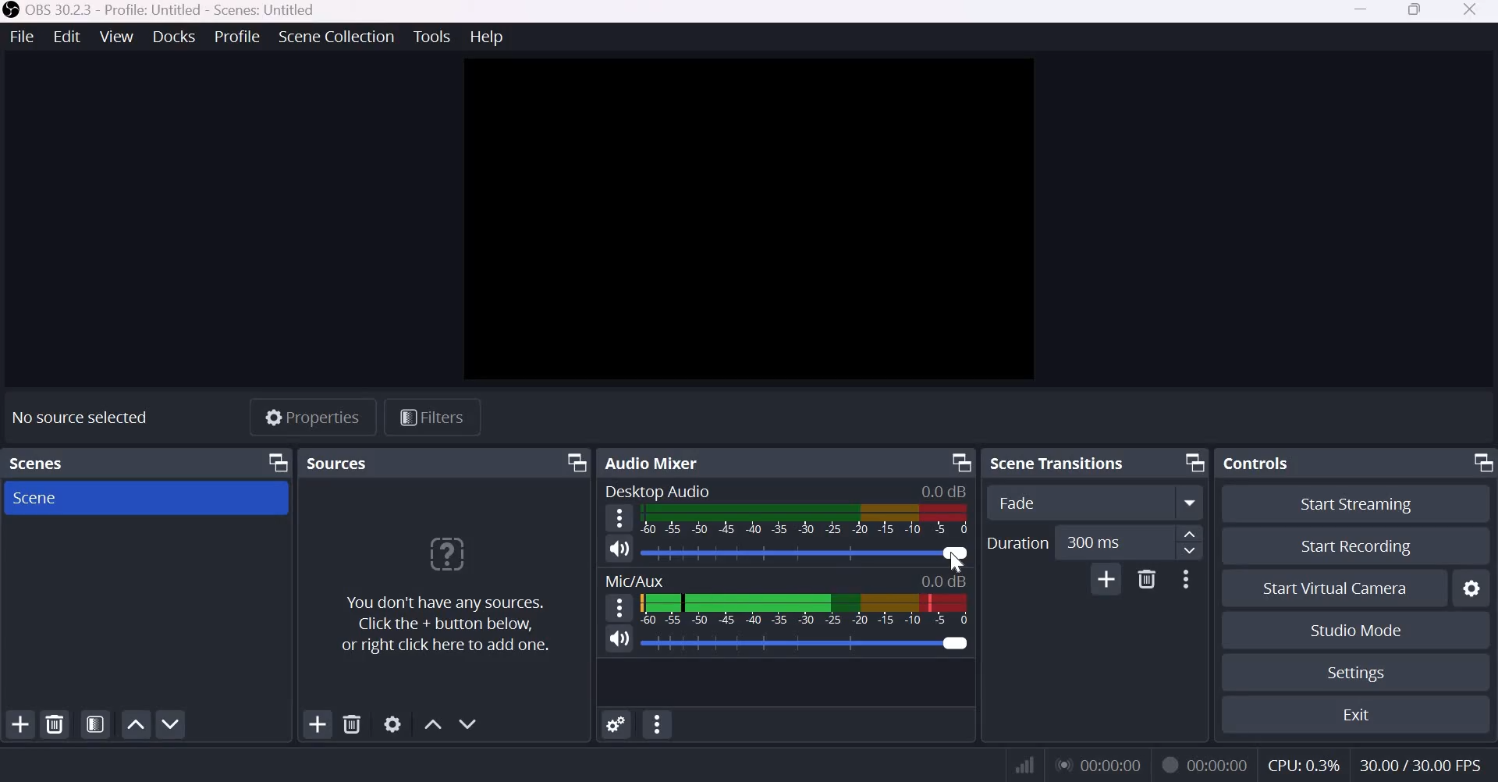  What do you see at coordinates (336, 463) in the screenshot?
I see `Sources` at bounding box center [336, 463].